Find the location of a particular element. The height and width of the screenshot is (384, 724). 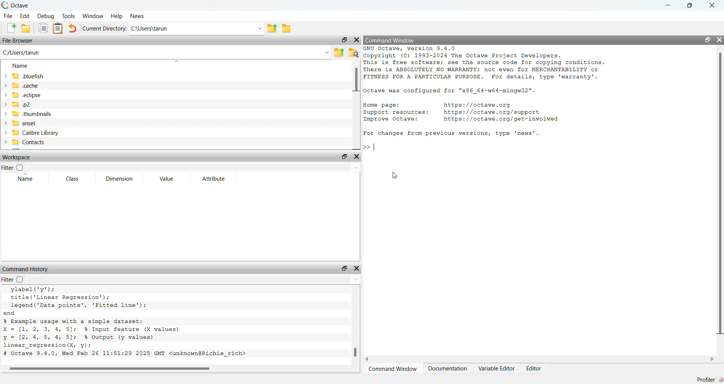

| For changes from previous versions, type 'news'. is located at coordinates (452, 133).